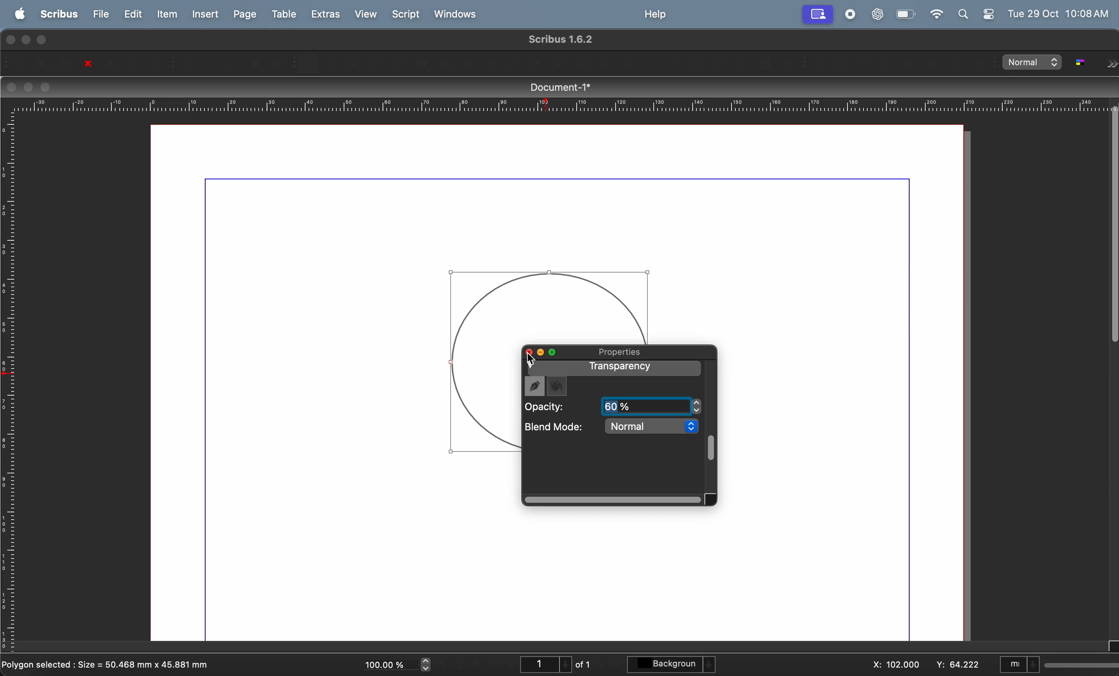 This screenshot has width=1119, height=676. I want to click on Script, so click(407, 14).